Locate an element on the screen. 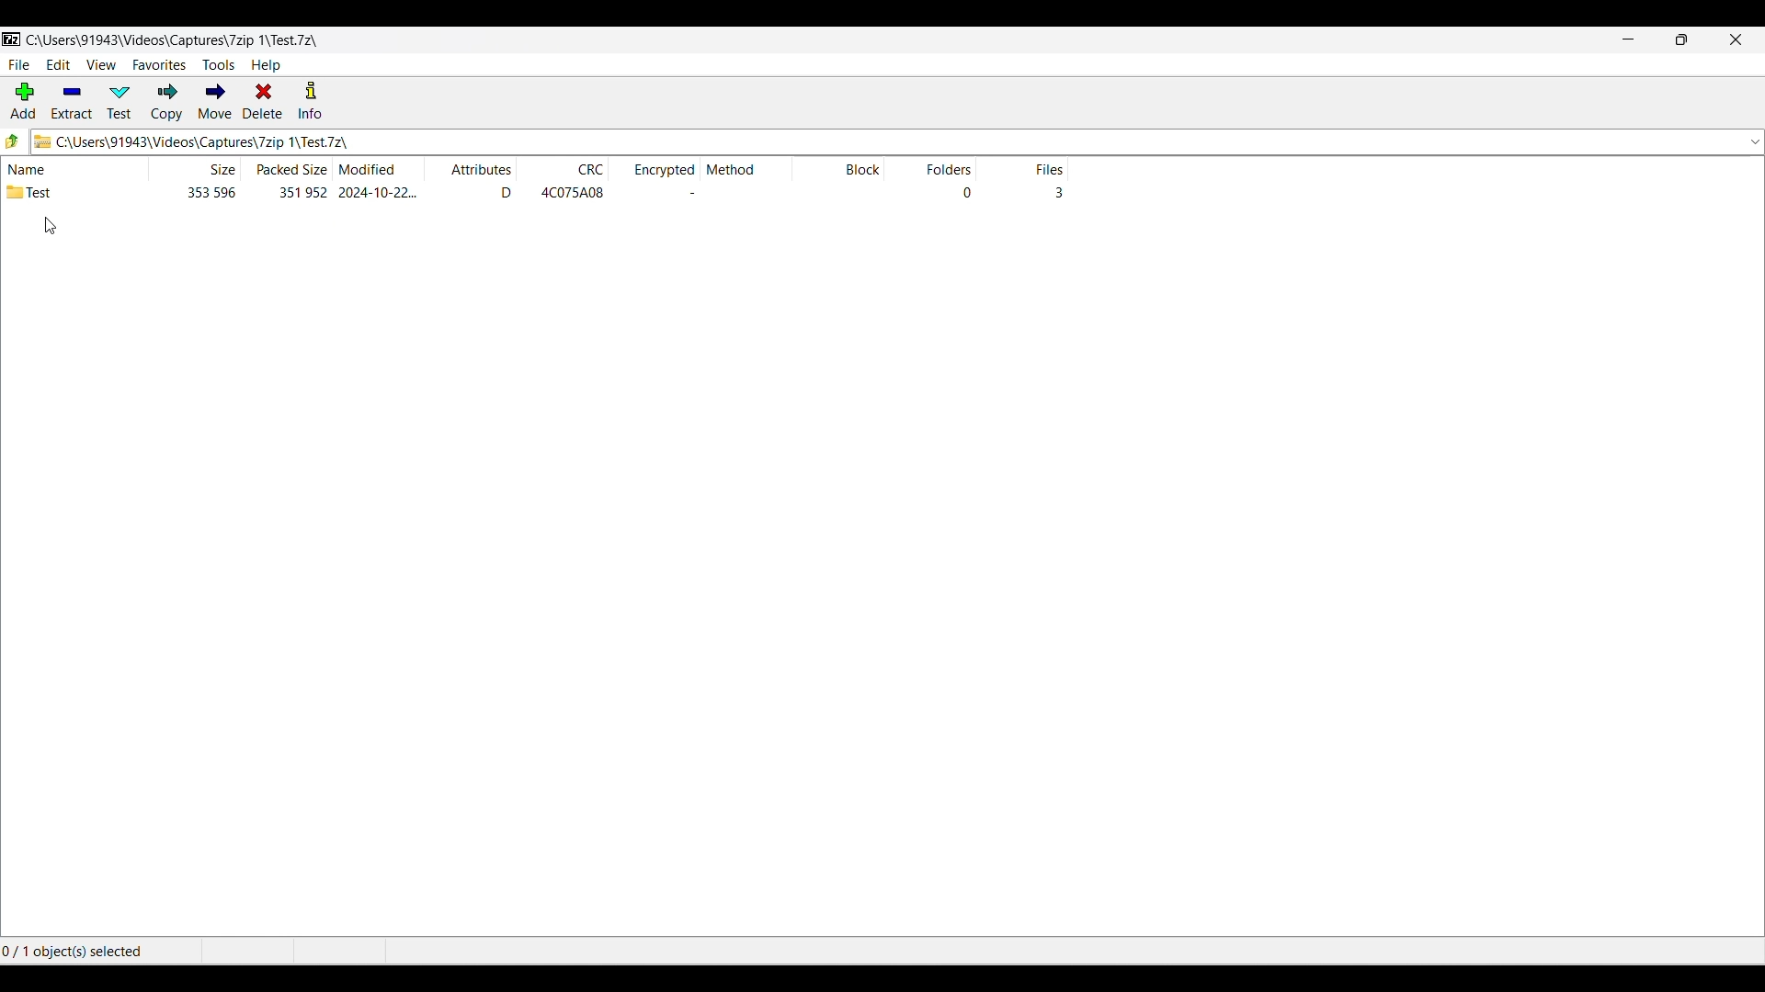 This screenshot has height=992, width=1765. Name column is located at coordinates (72, 168).